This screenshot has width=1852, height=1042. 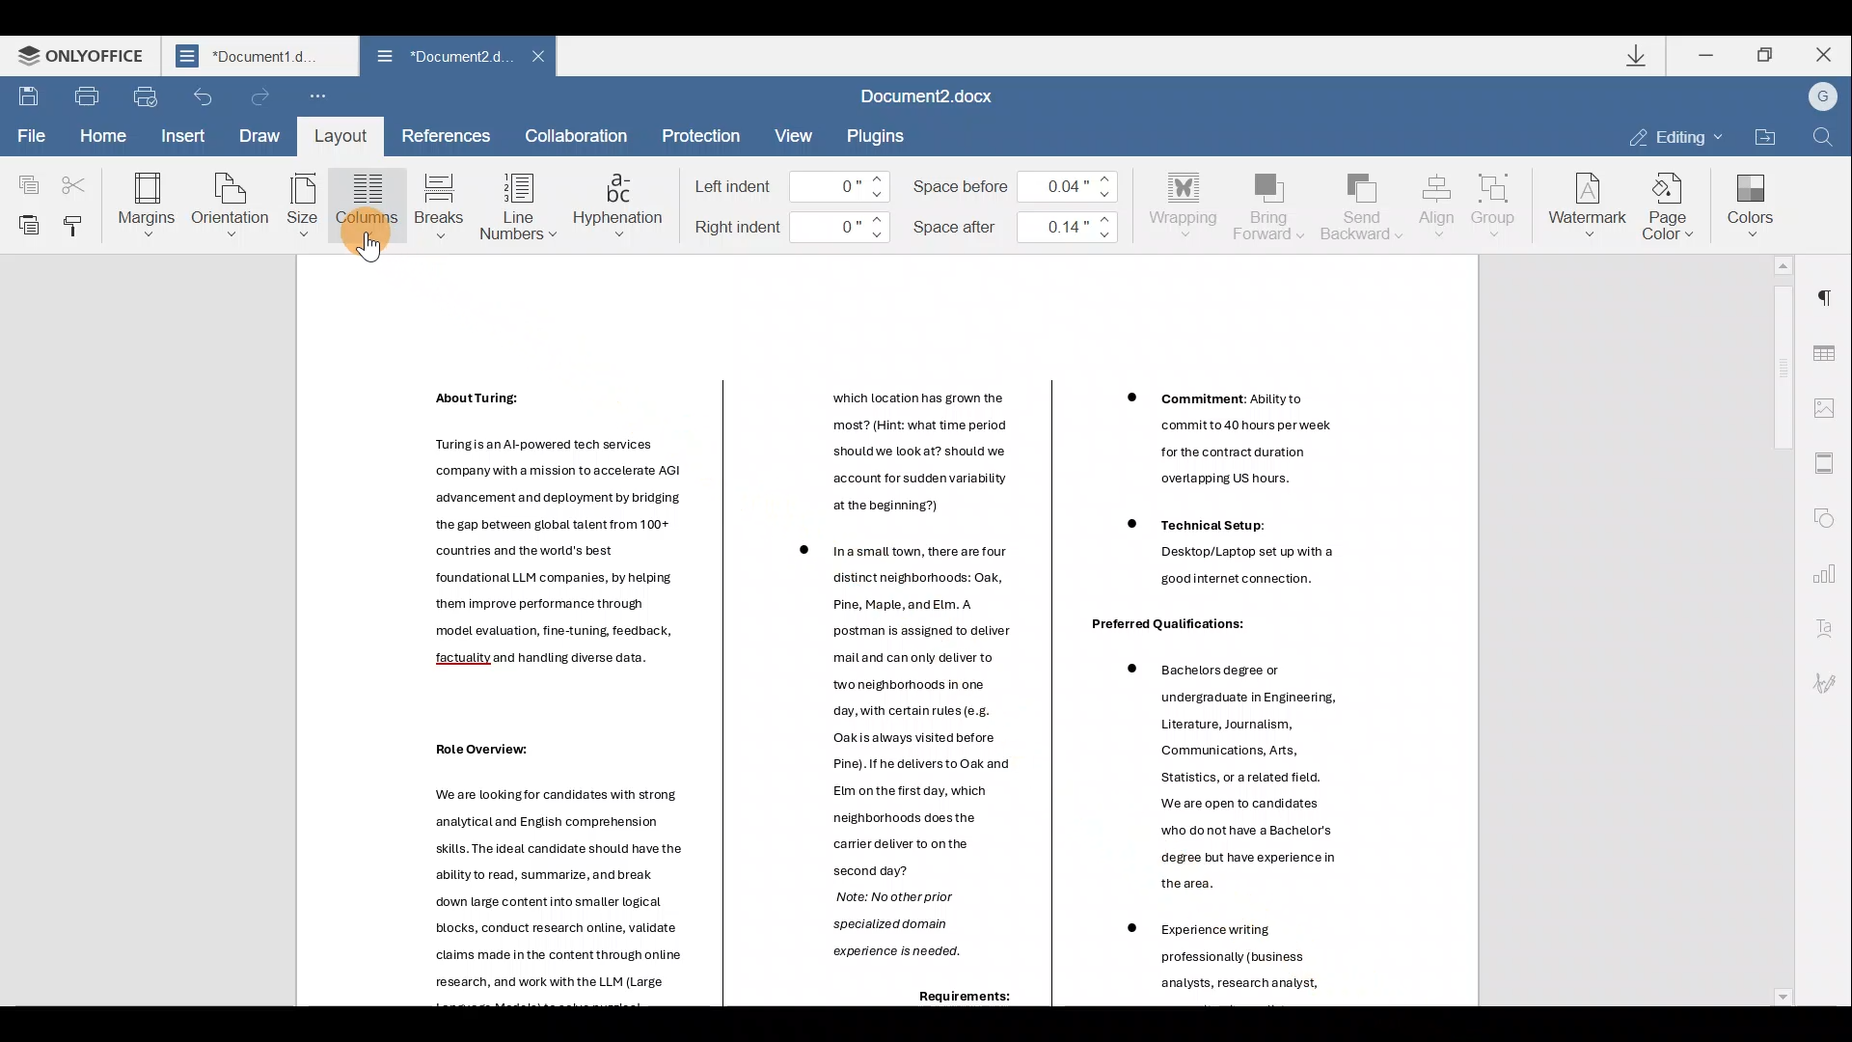 What do you see at coordinates (76, 221) in the screenshot?
I see `Copy style` at bounding box center [76, 221].